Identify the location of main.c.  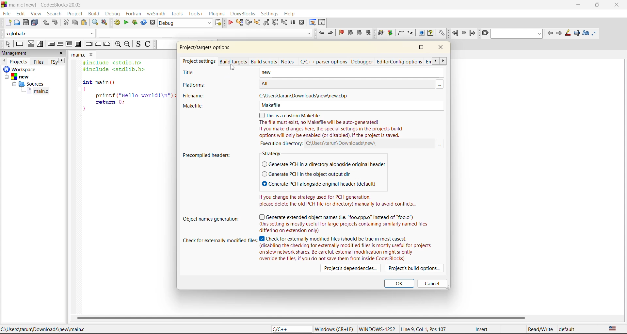
(30, 91).